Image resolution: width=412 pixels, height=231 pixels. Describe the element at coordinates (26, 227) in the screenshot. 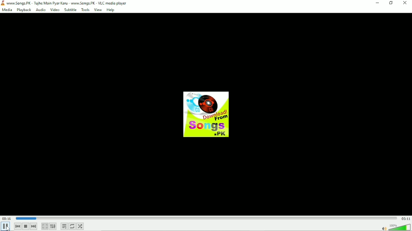

I see `Stop playback` at that location.